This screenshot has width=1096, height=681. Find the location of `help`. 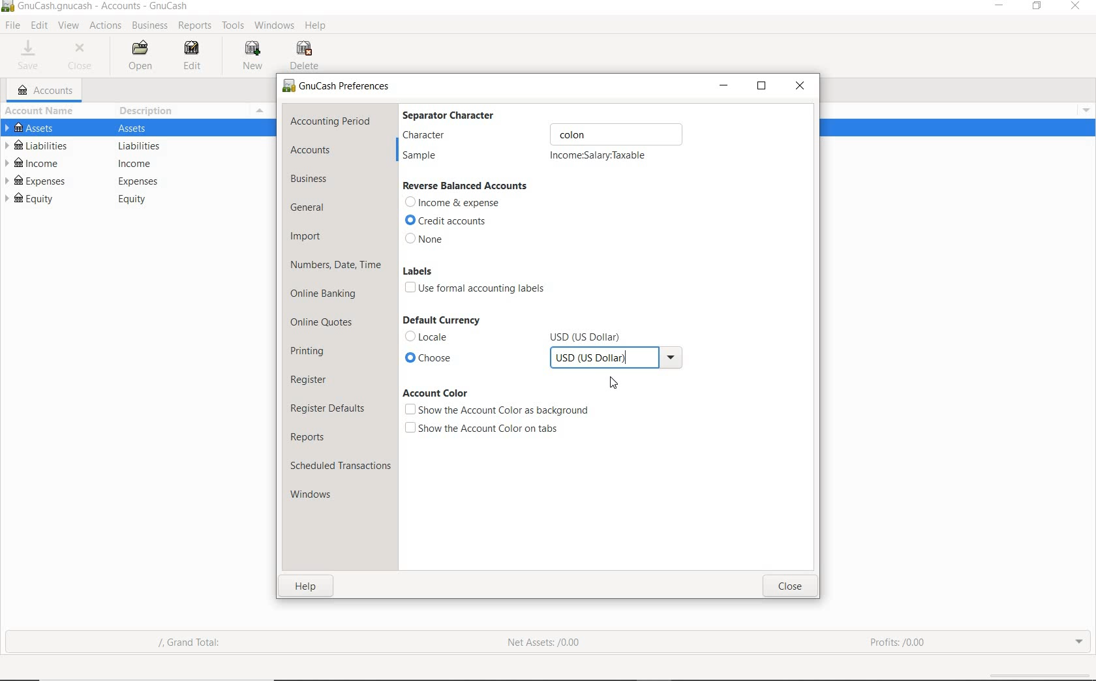

help is located at coordinates (305, 586).